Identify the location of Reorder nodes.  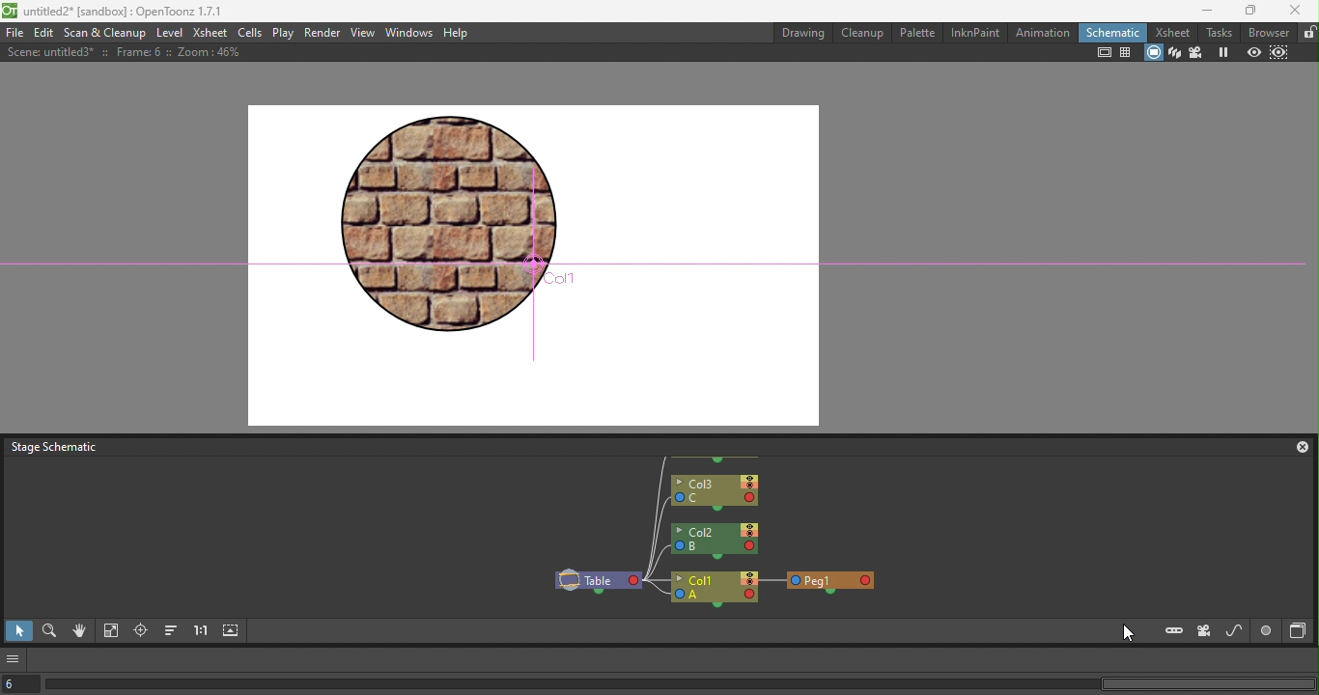
(170, 632).